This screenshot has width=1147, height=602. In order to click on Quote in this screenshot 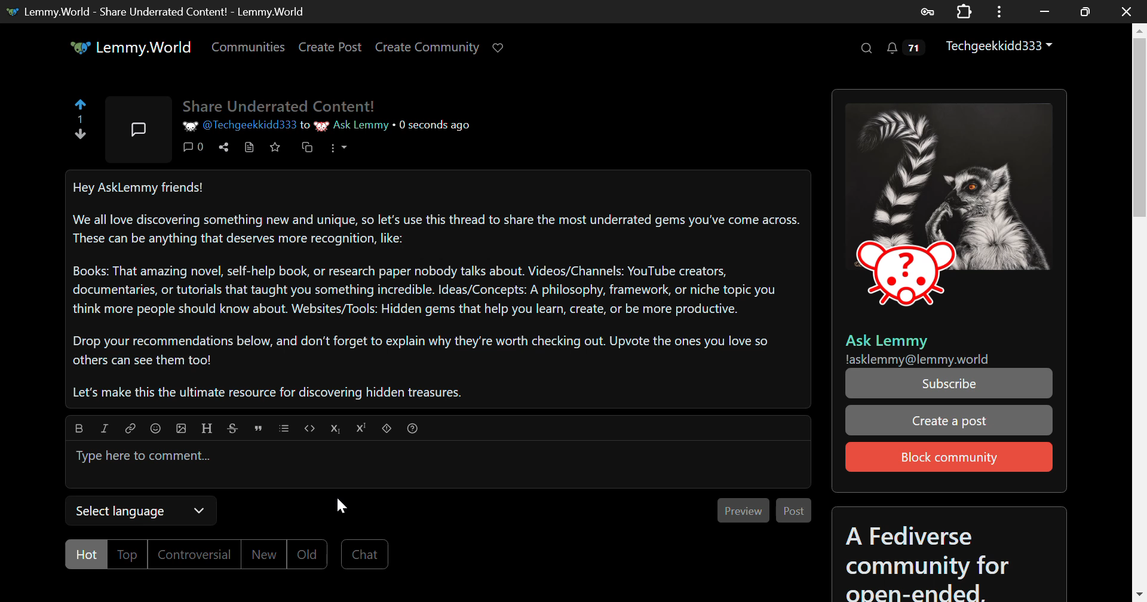, I will do `click(259, 429)`.